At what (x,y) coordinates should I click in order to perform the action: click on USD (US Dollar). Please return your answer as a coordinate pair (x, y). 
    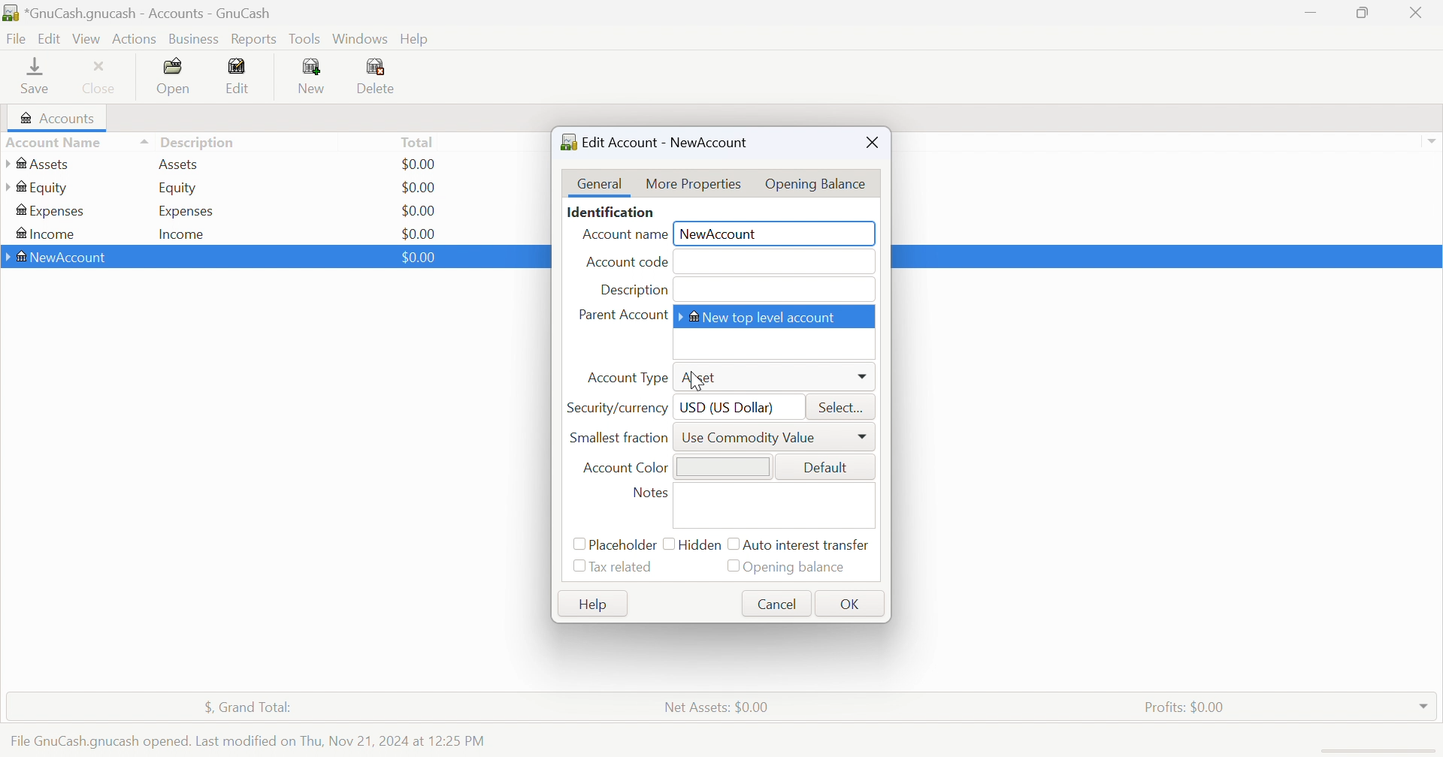
    Looking at the image, I should click on (733, 409).